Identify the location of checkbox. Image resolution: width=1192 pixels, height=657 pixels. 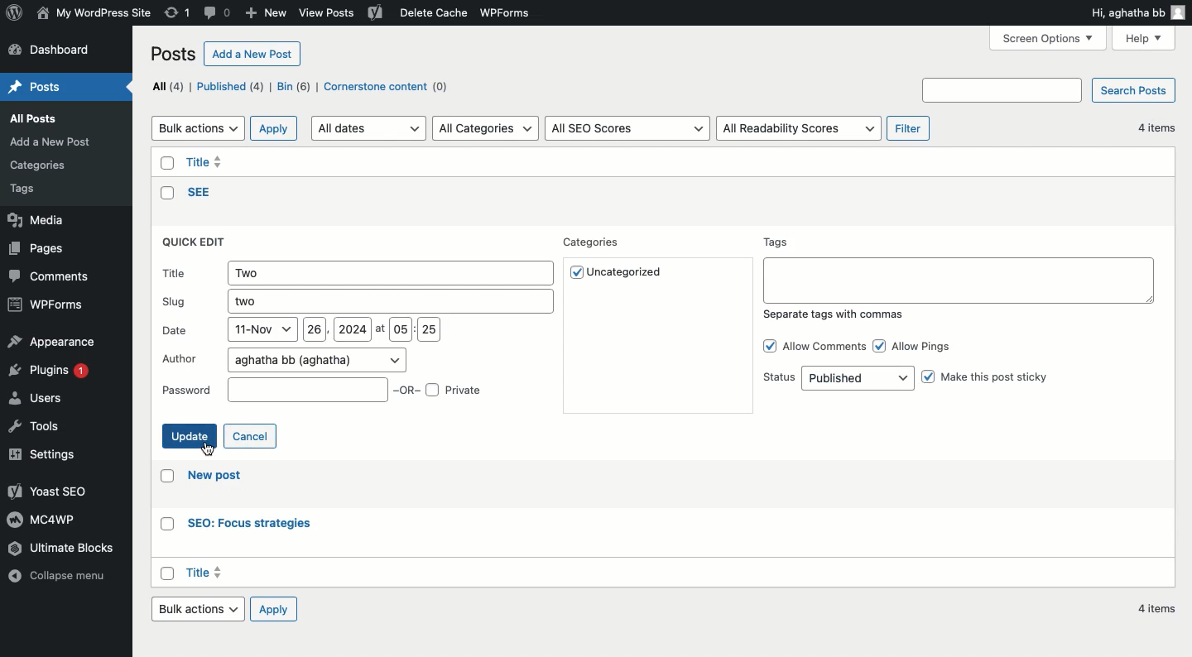
(164, 477).